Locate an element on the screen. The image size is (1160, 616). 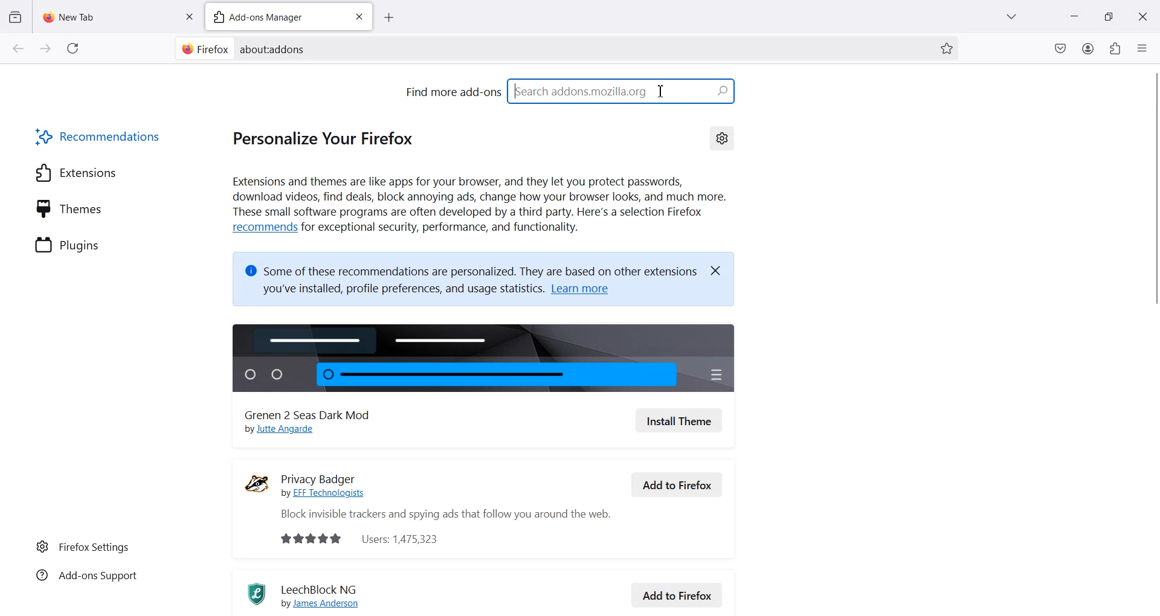
@ Some of these recommendations are personalized. They are based on other extensions is located at coordinates (468, 267).